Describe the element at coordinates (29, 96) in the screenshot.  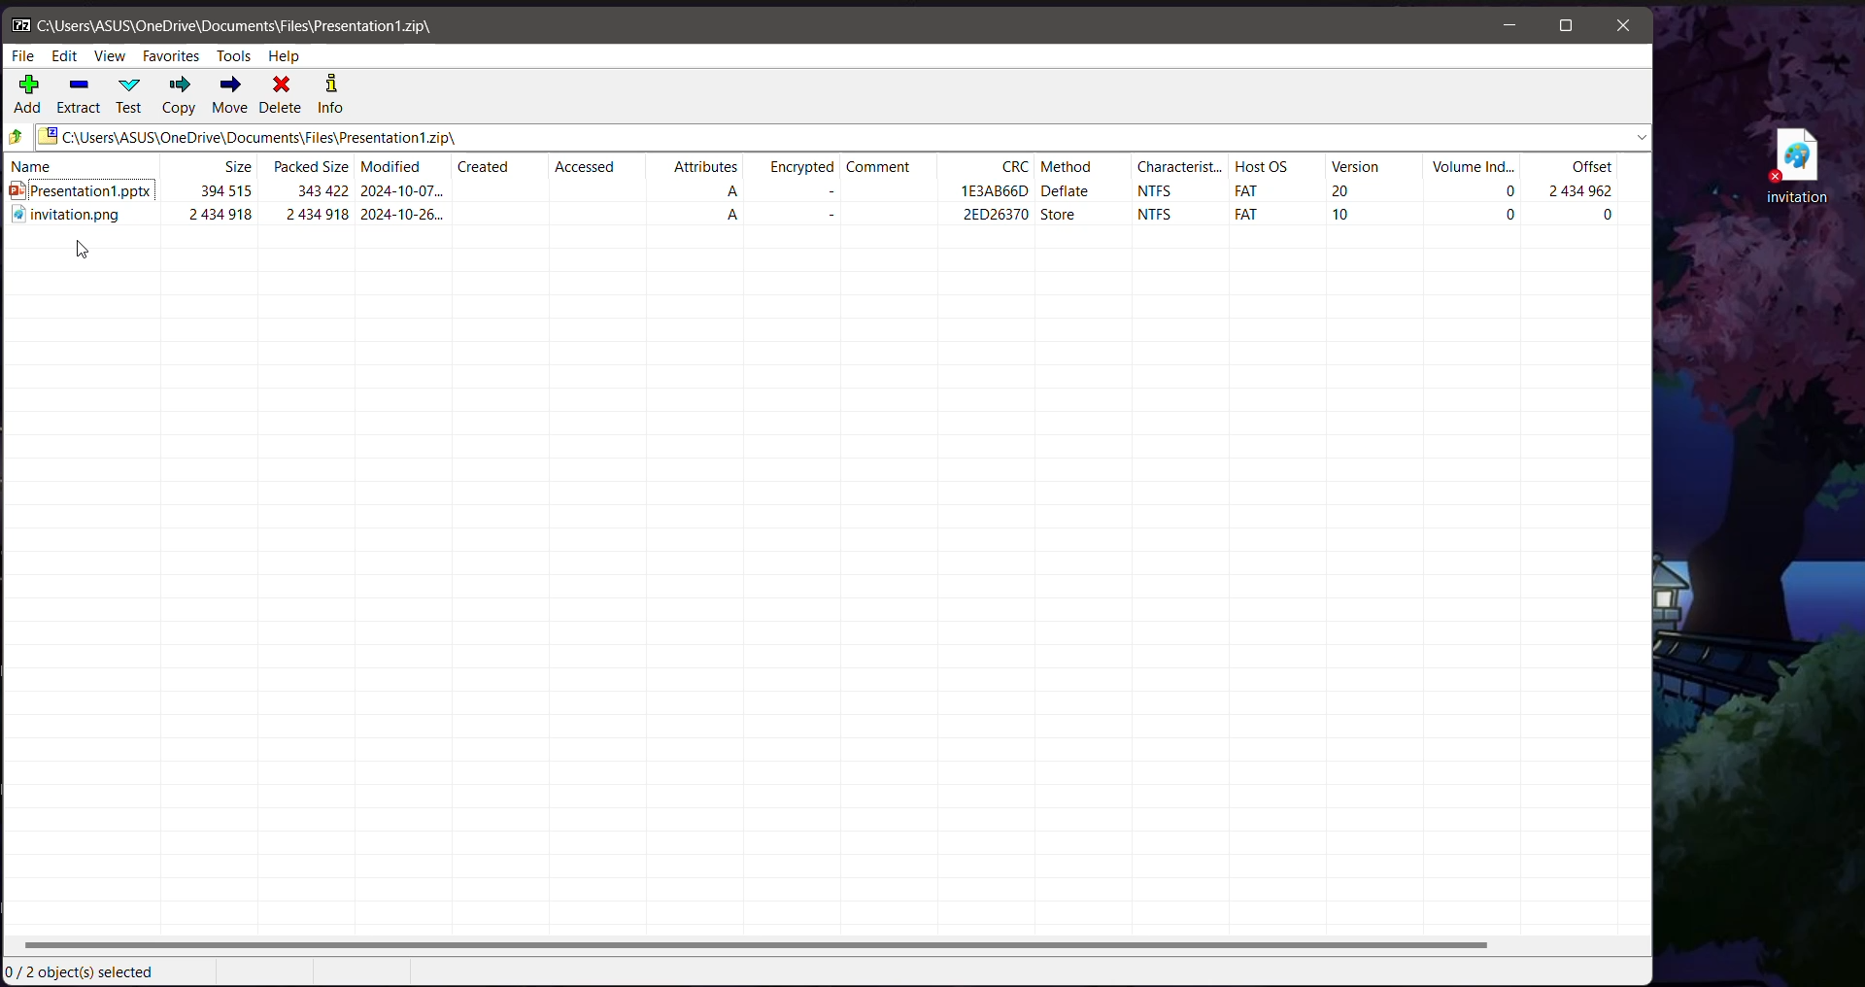
I see `Add` at that location.